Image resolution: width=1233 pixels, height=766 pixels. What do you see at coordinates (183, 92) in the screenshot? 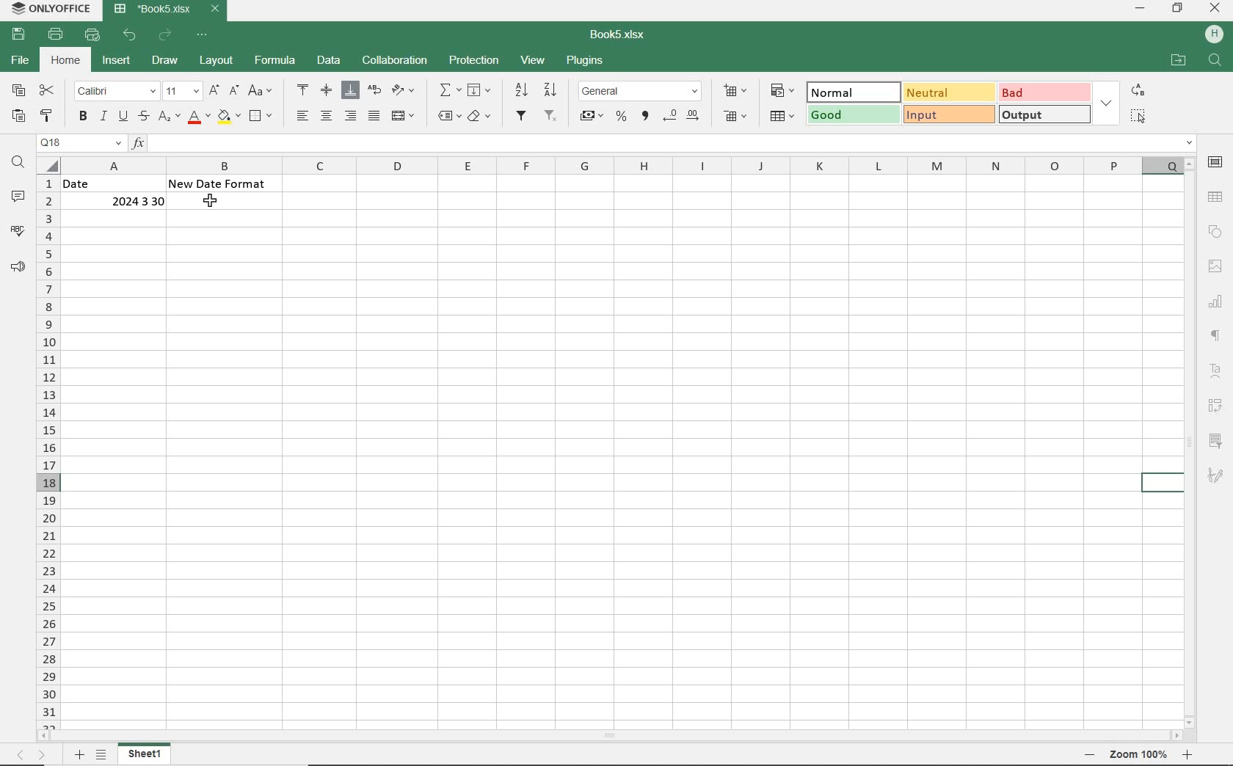
I see `FONT SIZE` at bounding box center [183, 92].